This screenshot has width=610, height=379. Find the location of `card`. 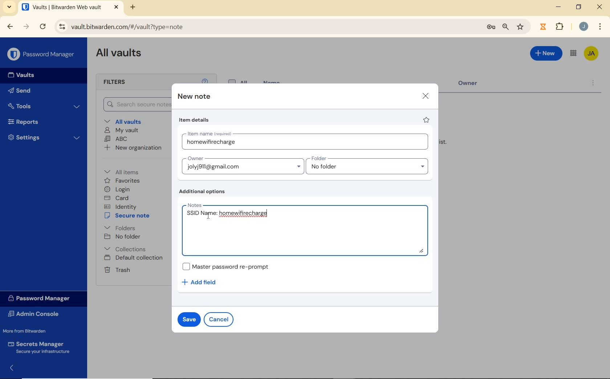

card is located at coordinates (118, 198).